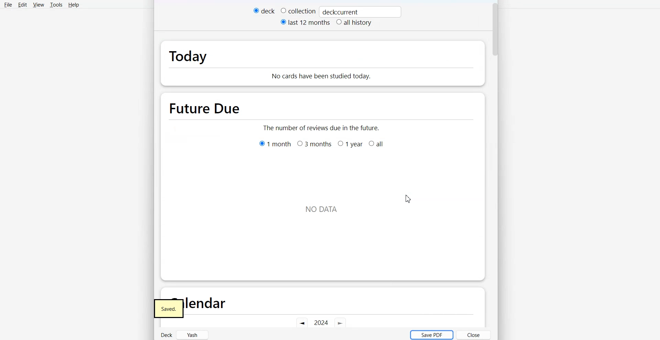  What do you see at coordinates (301, 323) in the screenshot?
I see `Go Back` at bounding box center [301, 323].